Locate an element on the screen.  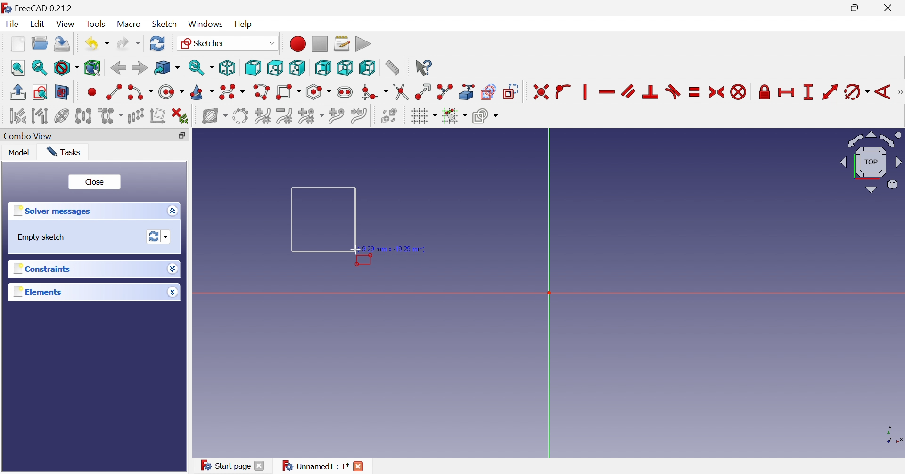
Restore Down is located at coordinates (857, 9).